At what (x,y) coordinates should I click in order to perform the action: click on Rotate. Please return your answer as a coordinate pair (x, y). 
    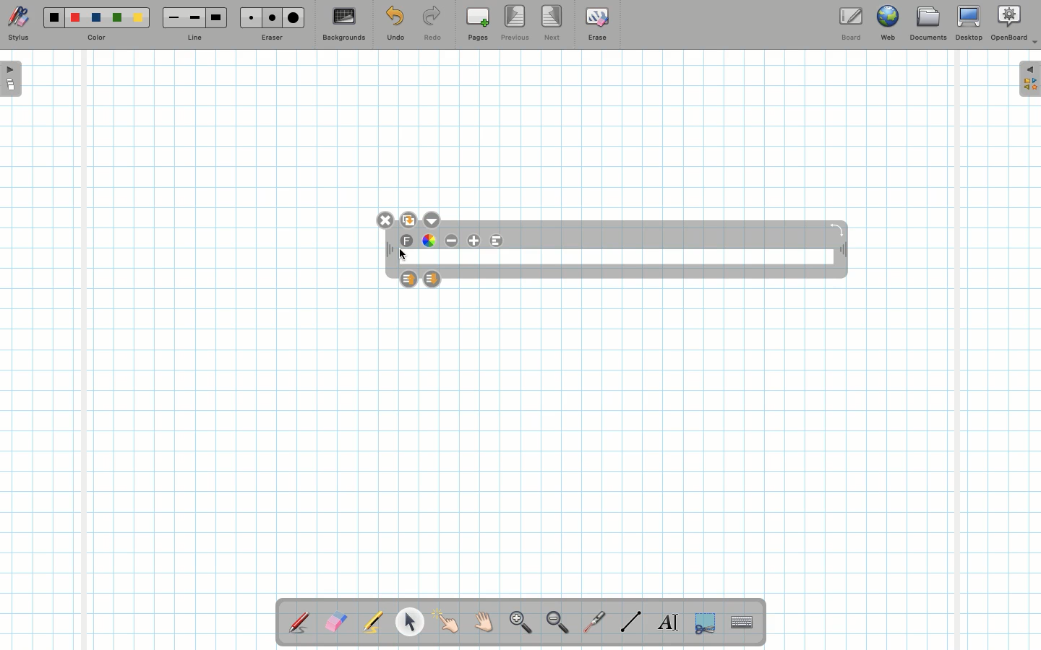
    Looking at the image, I should click on (836, 229).